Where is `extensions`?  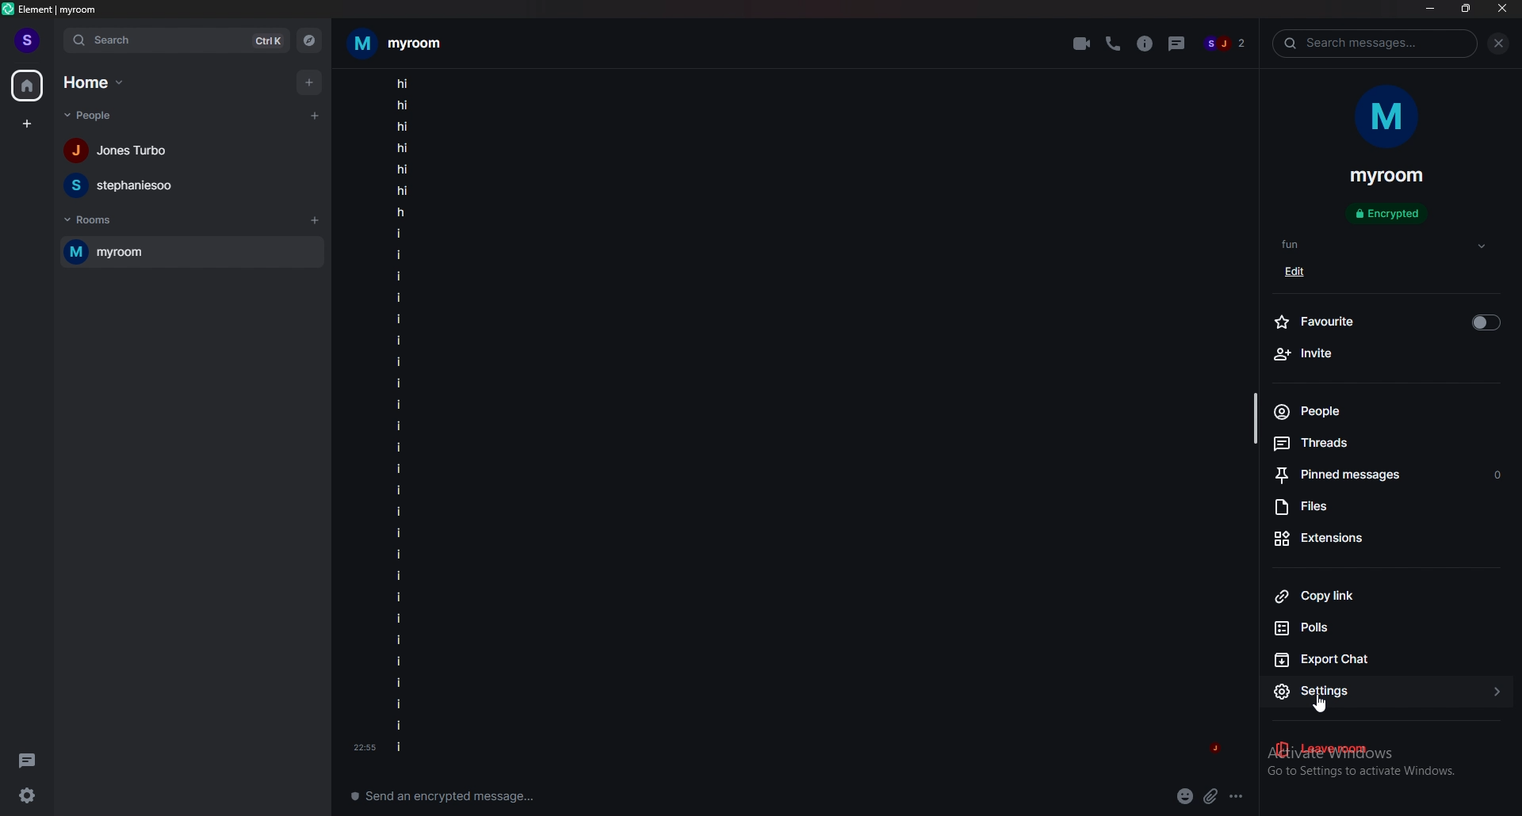
extensions is located at coordinates (1384, 538).